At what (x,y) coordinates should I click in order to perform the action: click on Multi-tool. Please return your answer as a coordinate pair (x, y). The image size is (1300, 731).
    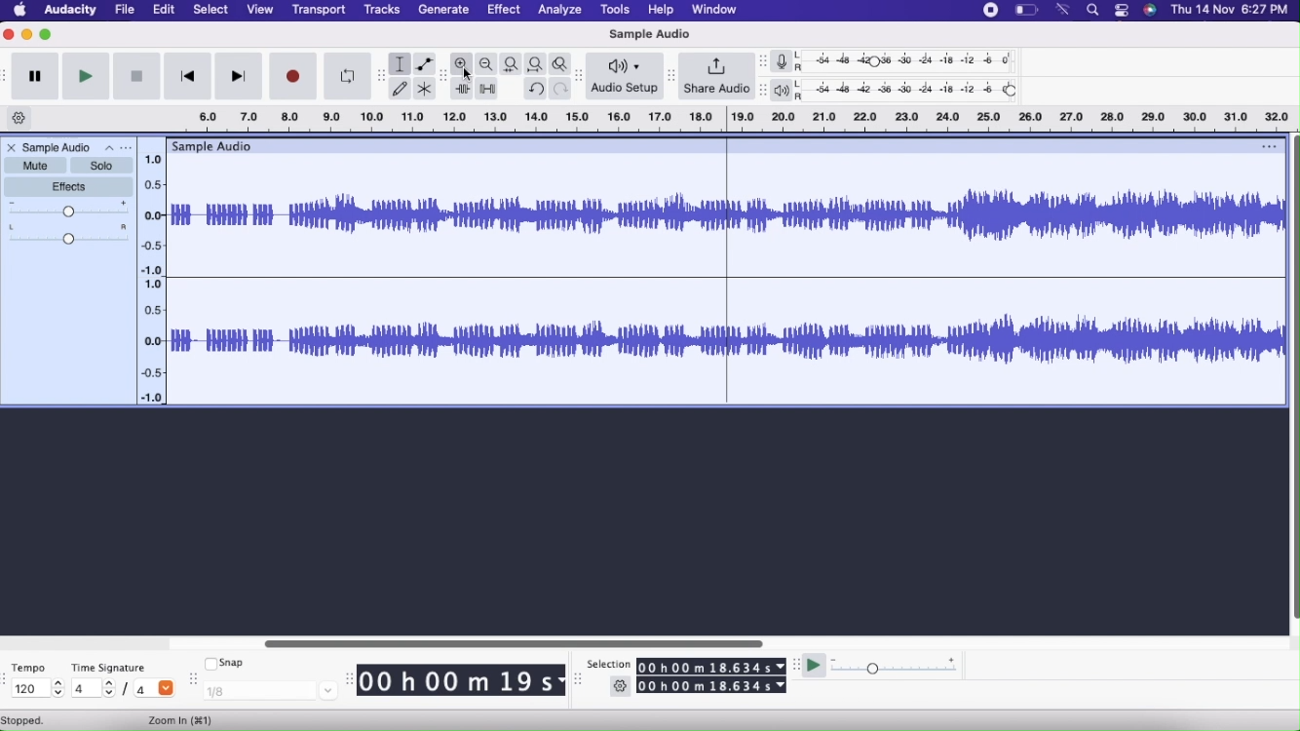
    Looking at the image, I should click on (427, 88).